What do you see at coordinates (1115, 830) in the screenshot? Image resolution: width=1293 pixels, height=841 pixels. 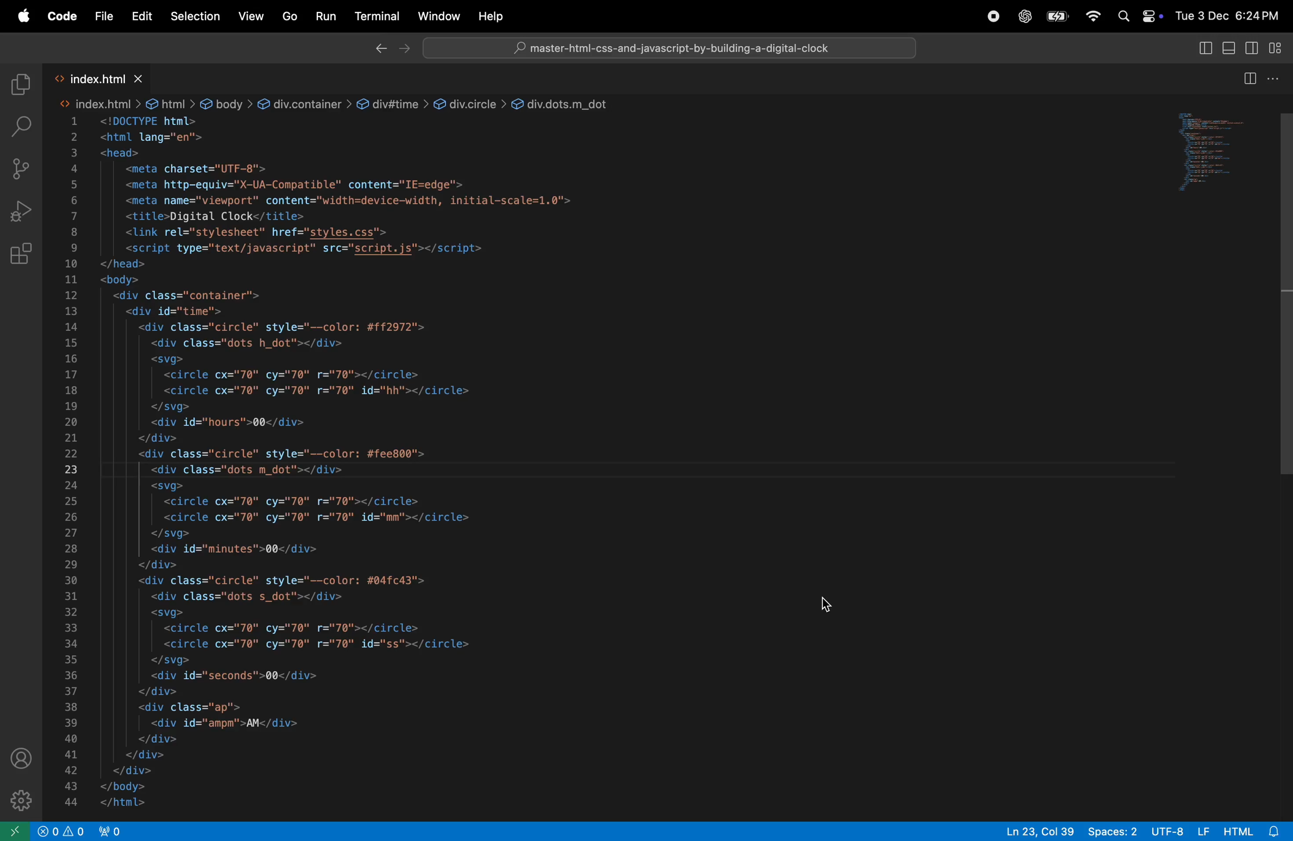 I see `spaces 2` at bounding box center [1115, 830].